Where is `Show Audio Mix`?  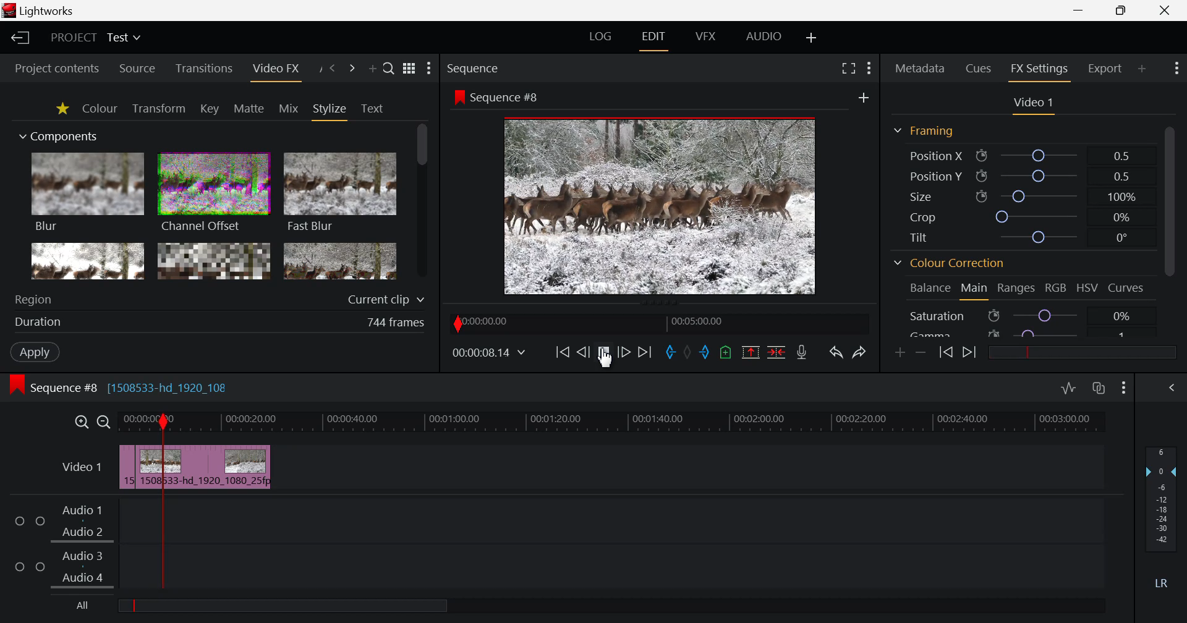 Show Audio Mix is located at coordinates (1173, 388).